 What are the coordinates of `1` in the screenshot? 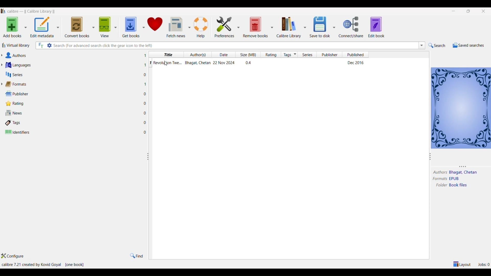 It's located at (145, 84).